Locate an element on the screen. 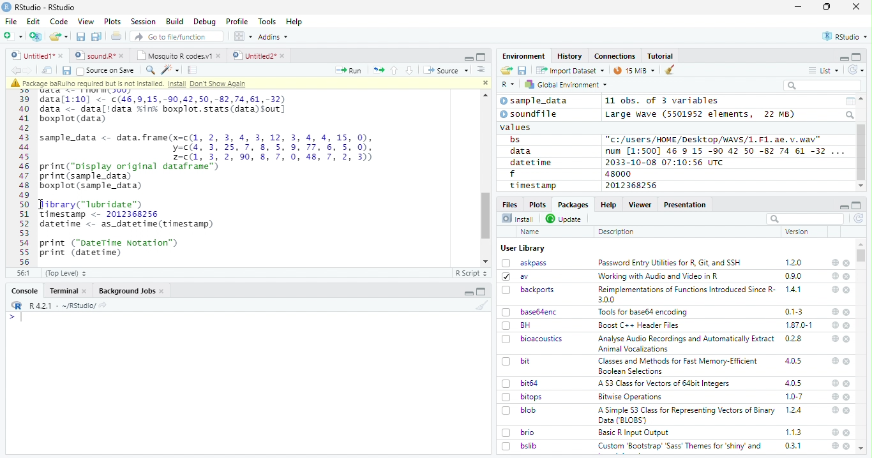 This screenshot has height=458, width=872. BH is located at coordinates (518, 325).